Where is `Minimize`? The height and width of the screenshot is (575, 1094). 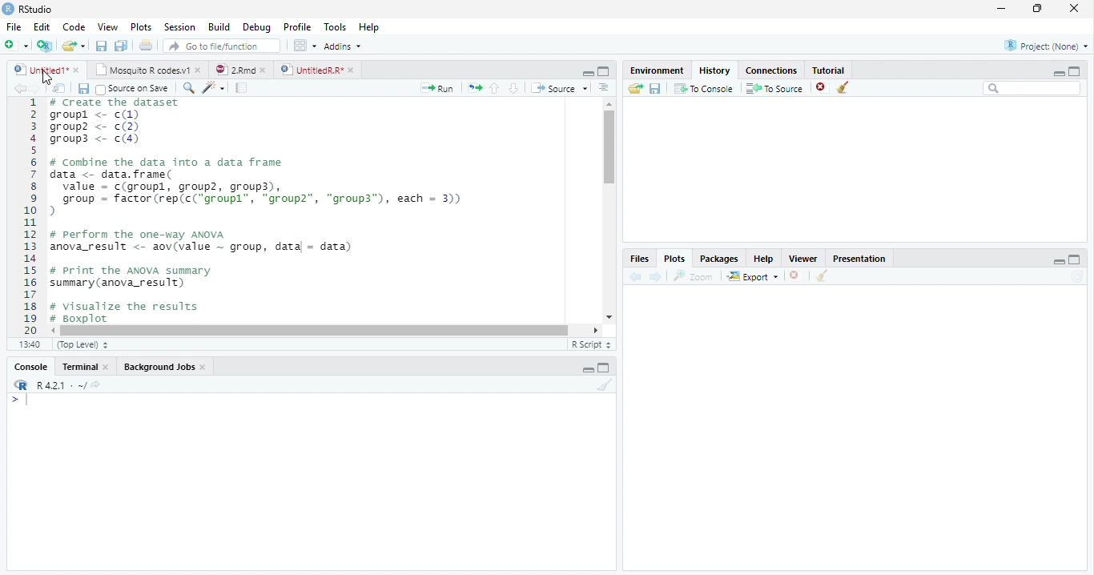 Minimize is located at coordinates (585, 72).